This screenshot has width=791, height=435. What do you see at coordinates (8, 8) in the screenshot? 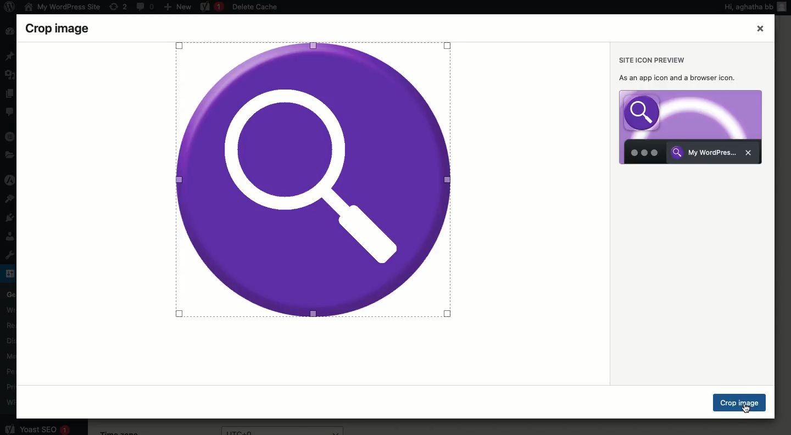
I see `Wordpress Logo` at bounding box center [8, 8].